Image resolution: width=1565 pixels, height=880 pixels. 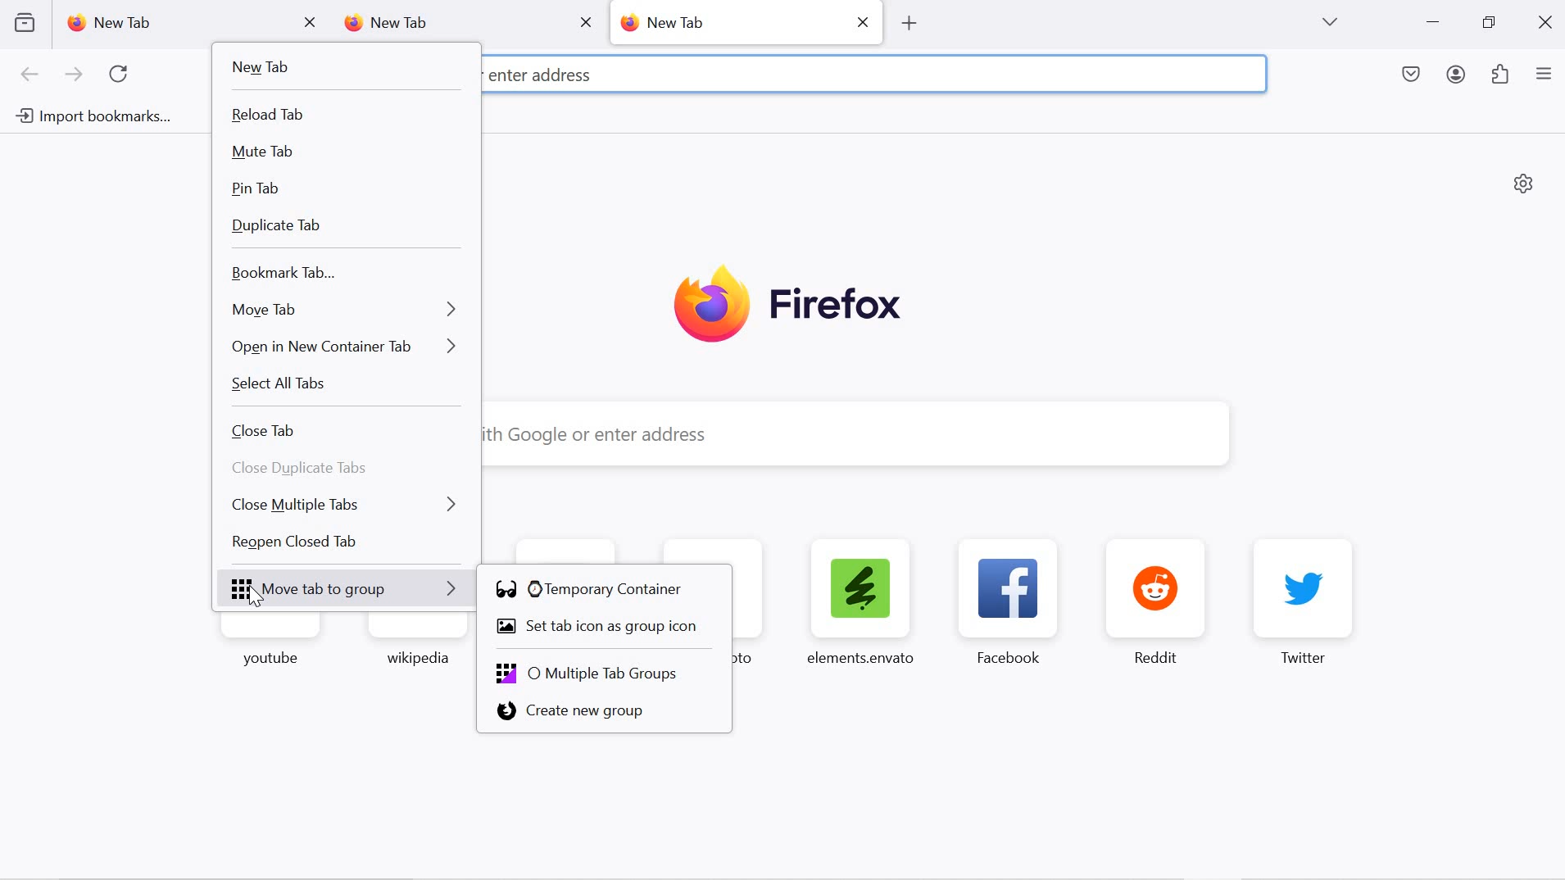 I want to click on go back, so click(x=30, y=75).